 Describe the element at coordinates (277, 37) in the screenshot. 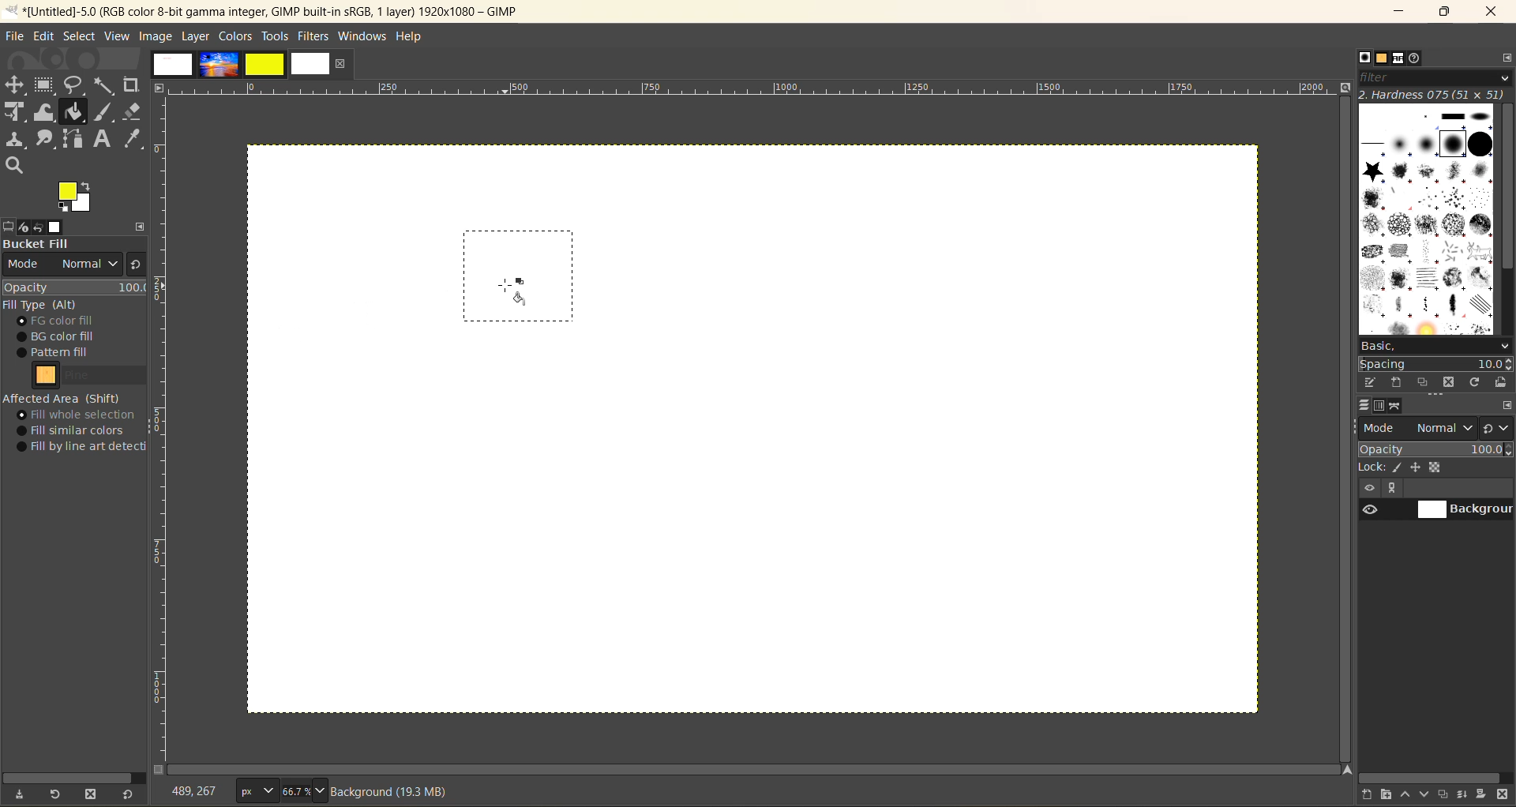

I see `tools` at that location.